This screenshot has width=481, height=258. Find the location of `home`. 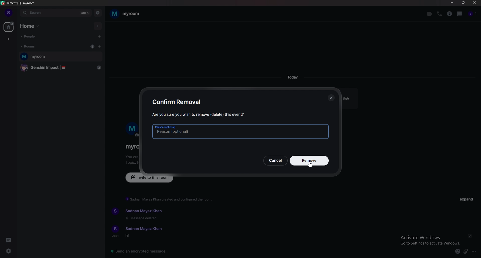

home is located at coordinates (30, 26).